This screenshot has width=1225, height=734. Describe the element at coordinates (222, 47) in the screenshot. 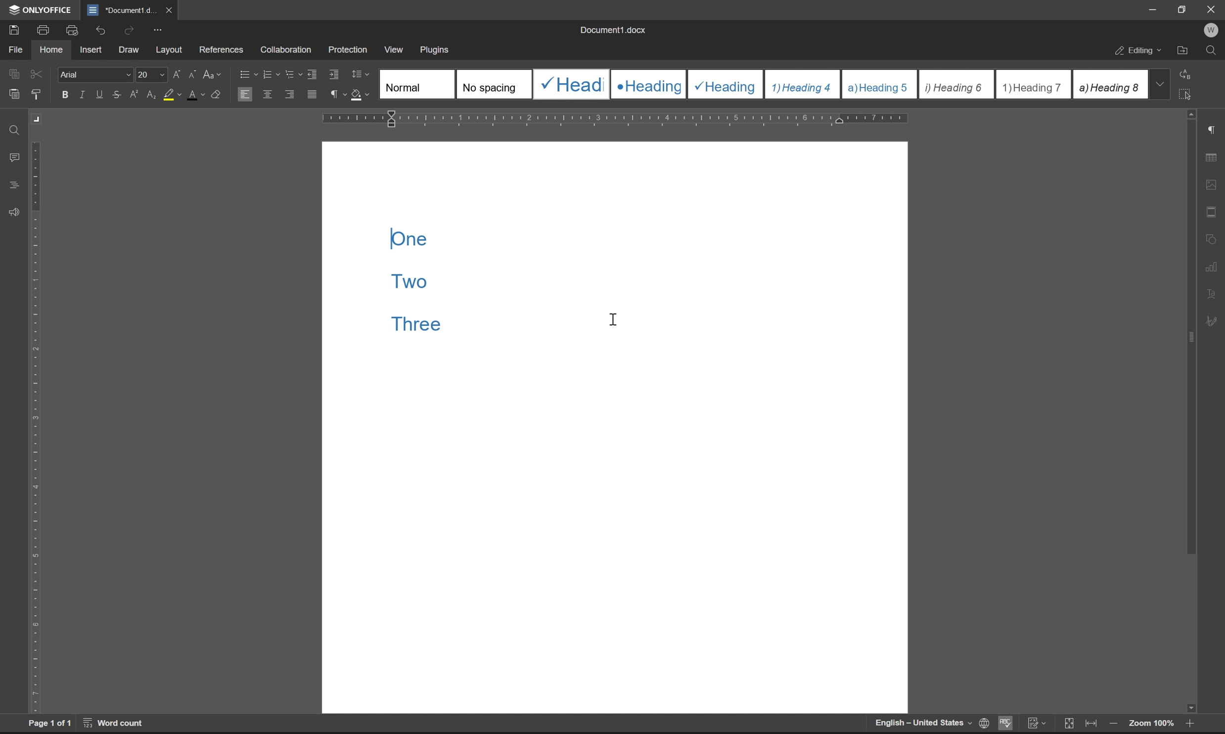

I see `references` at that location.